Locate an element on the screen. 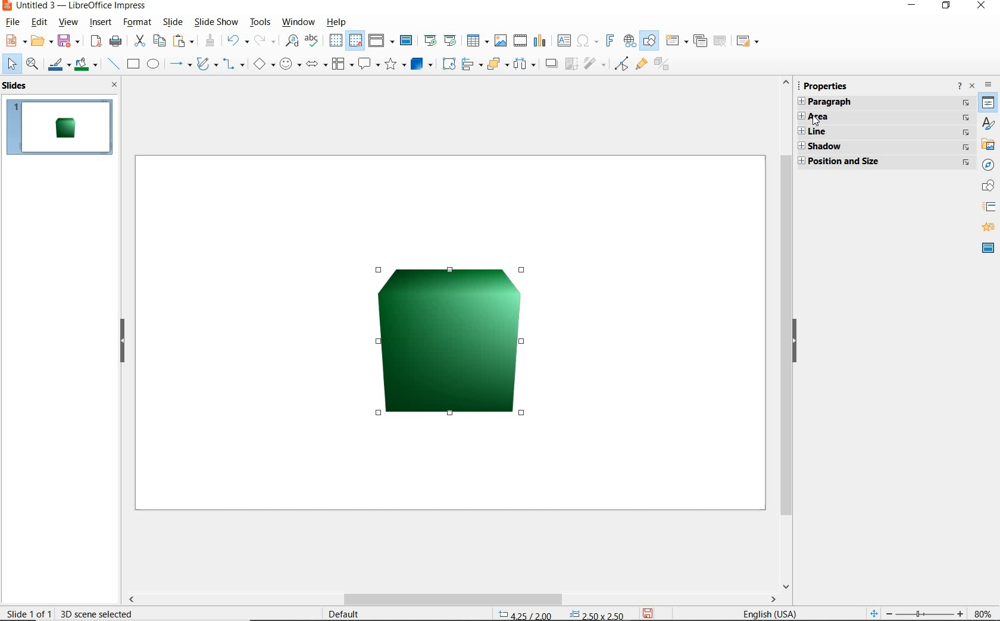  start from current slide is located at coordinates (451, 40).